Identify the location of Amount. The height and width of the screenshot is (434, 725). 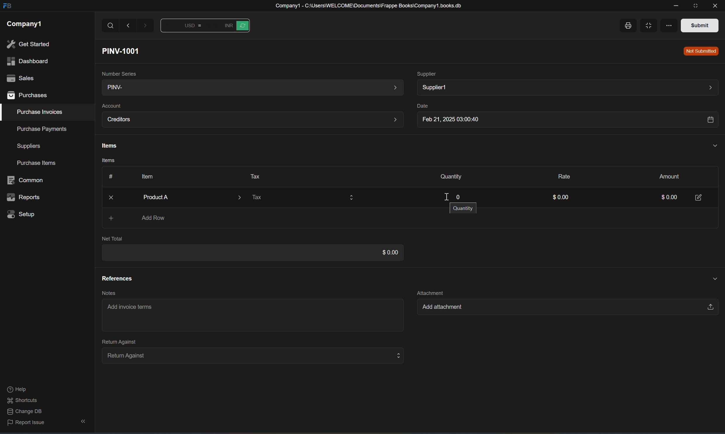
(666, 176).